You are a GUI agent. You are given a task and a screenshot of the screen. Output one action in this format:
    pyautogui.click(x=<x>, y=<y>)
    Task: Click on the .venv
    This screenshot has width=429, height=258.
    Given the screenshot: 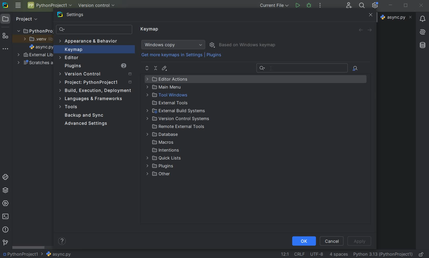 What is the action you would take?
    pyautogui.click(x=37, y=39)
    